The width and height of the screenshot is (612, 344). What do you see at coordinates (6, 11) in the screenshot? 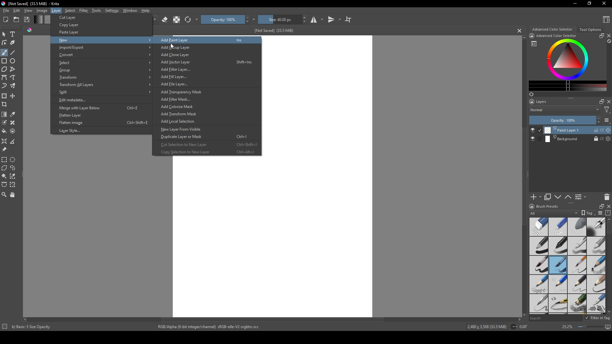
I see `file` at bounding box center [6, 11].